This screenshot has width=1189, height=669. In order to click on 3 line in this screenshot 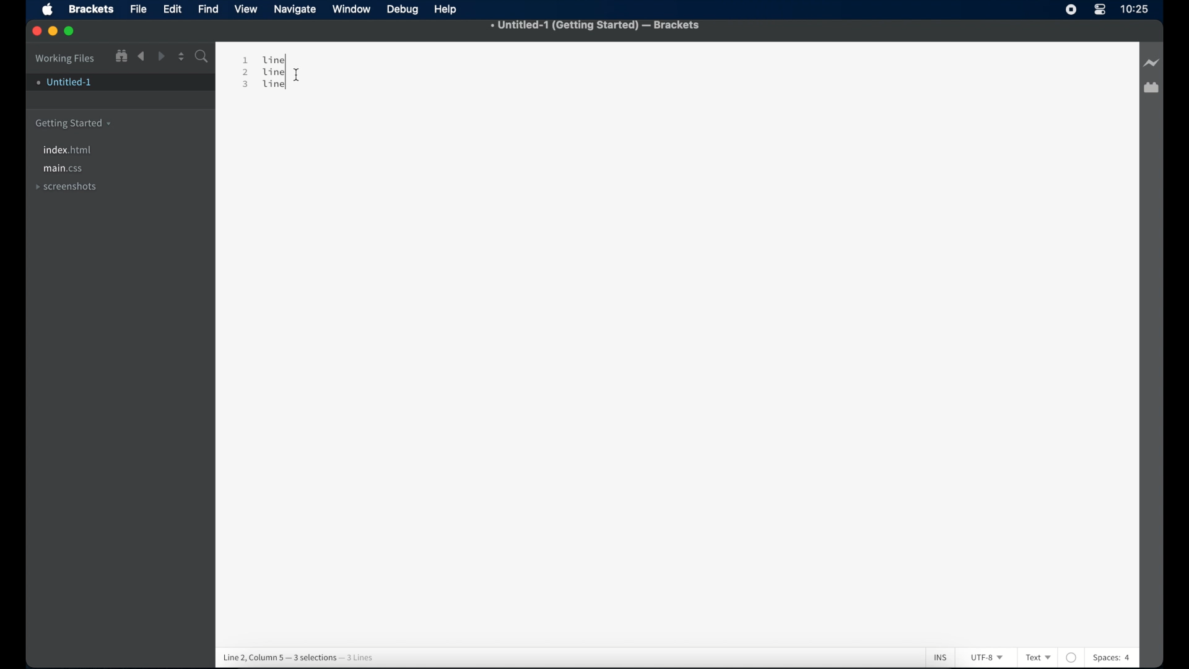, I will do `click(264, 92)`.